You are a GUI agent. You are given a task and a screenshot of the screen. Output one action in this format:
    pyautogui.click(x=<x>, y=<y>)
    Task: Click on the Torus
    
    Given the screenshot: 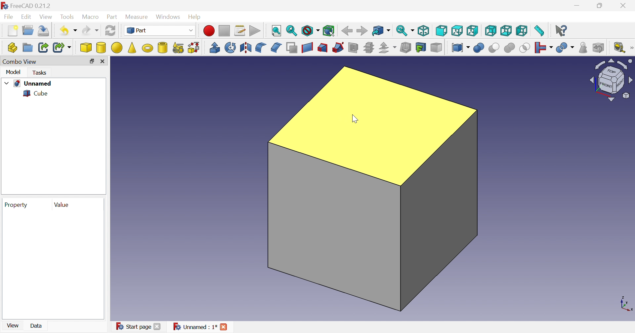 What is the action you would take?
    pyautogui.click(x=148, y=49)
    